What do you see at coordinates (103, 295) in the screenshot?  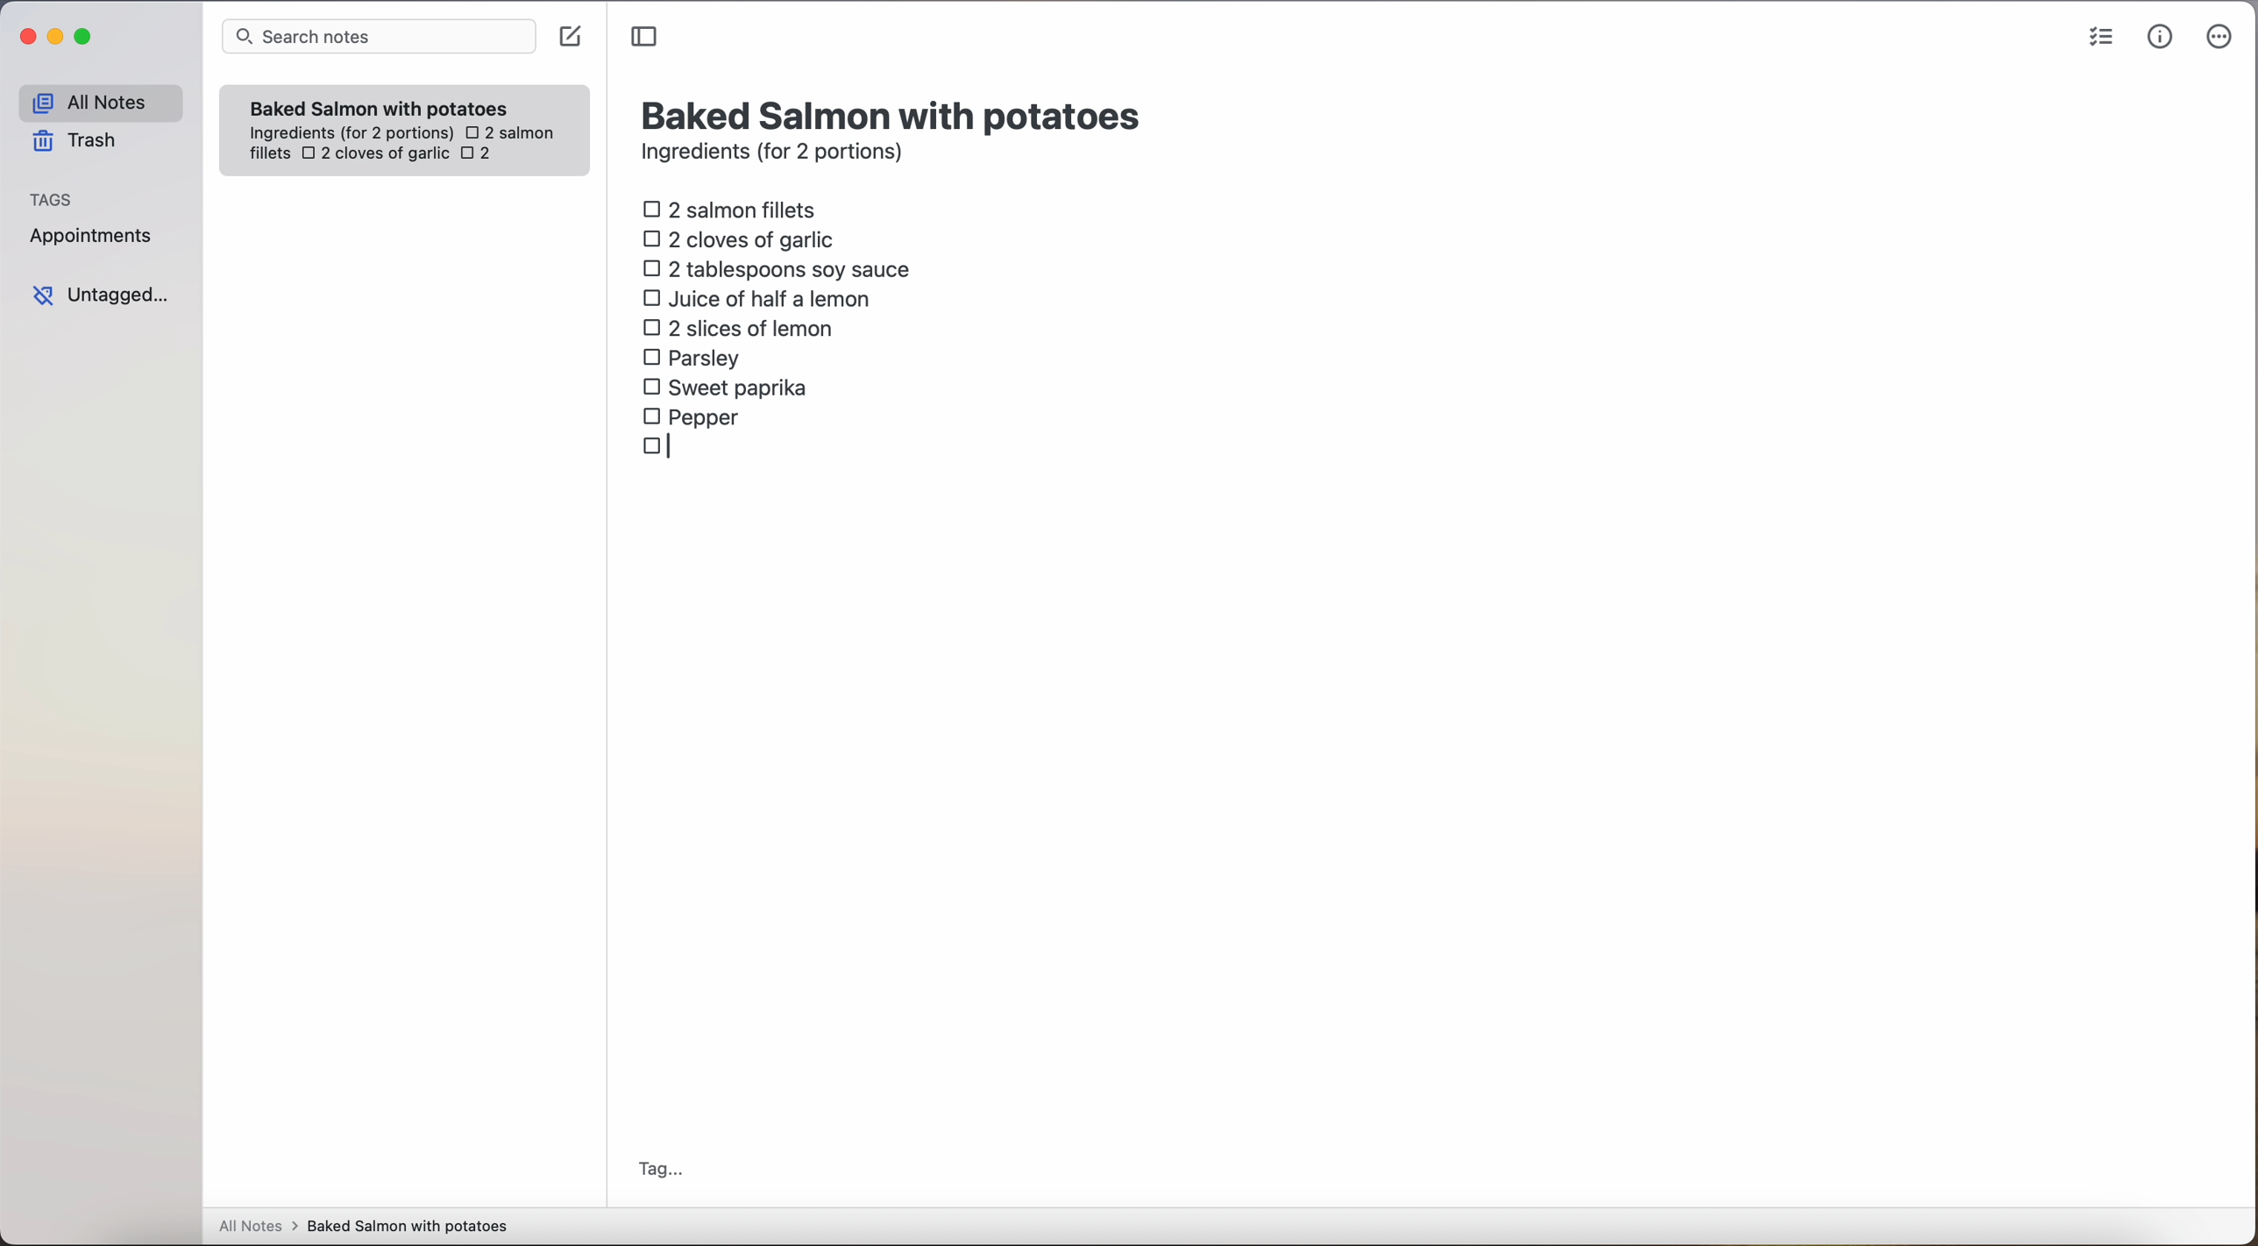 I see `untagged` at bounding box center [103, 295].